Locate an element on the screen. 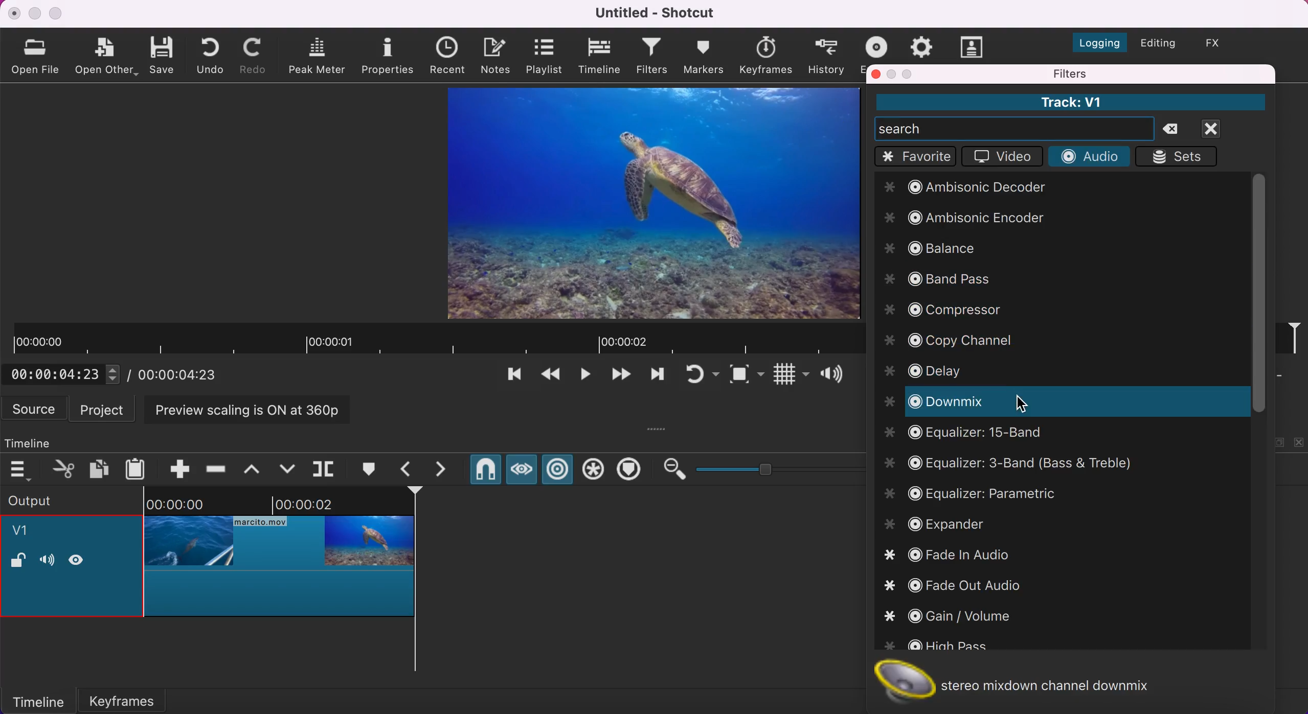  copy channel is located at coordinates (954, 340).